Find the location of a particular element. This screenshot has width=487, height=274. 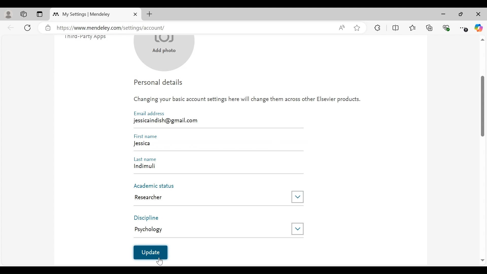

back is located at coordinates (11, 27).